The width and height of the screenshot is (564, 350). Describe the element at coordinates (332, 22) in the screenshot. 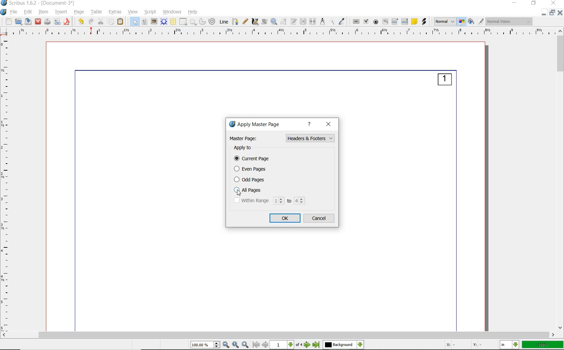

I see `copy item properties` at that location.